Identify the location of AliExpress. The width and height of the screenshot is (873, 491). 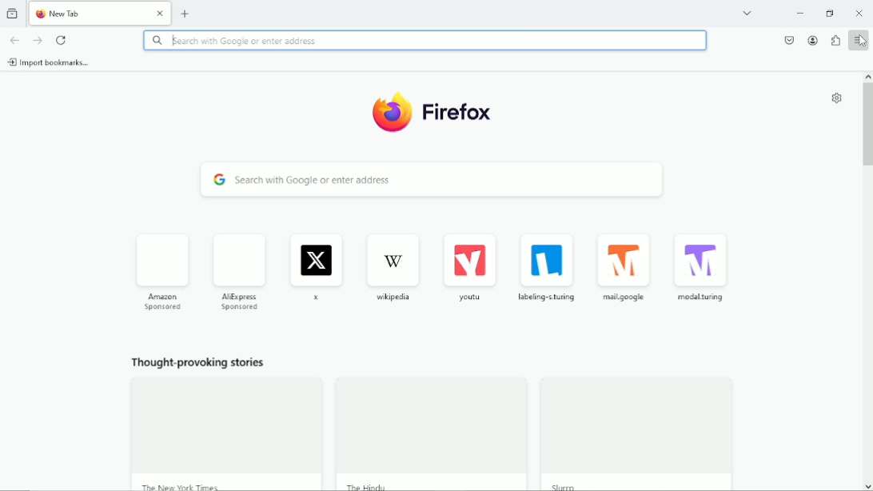
(241, 271).